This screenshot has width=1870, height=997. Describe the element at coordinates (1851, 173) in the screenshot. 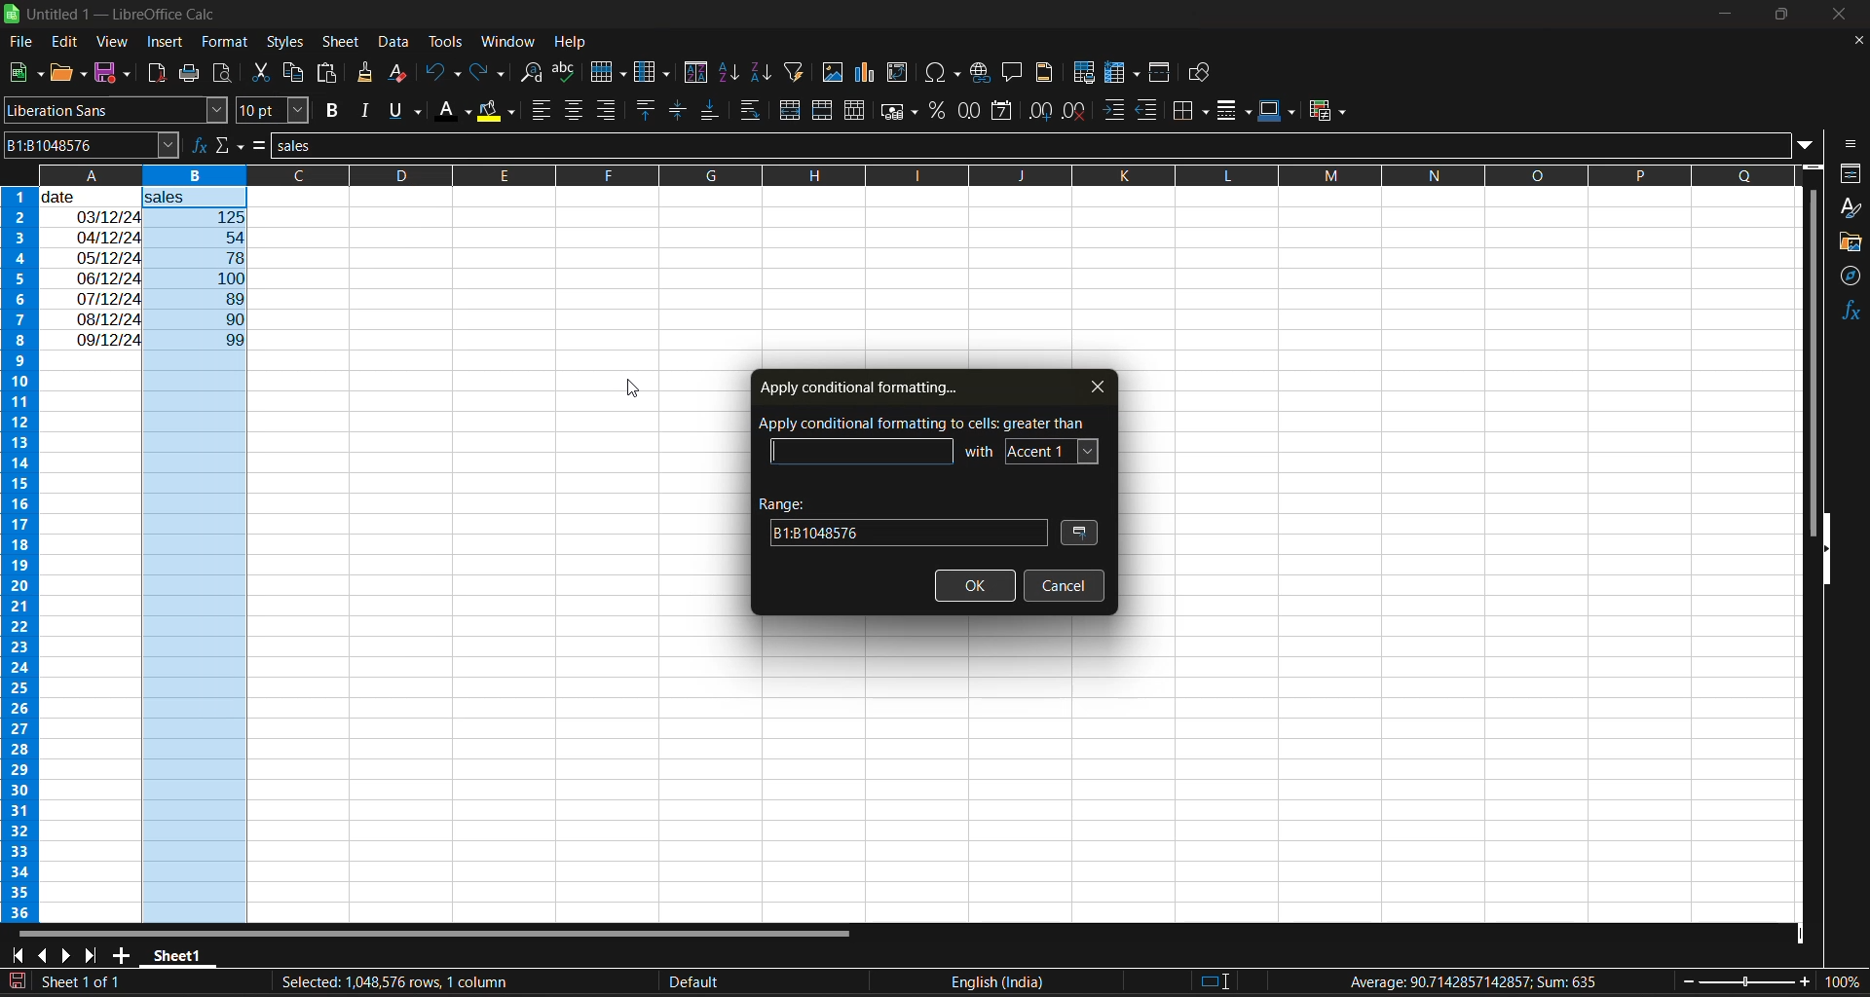

I see `properties` at that location.